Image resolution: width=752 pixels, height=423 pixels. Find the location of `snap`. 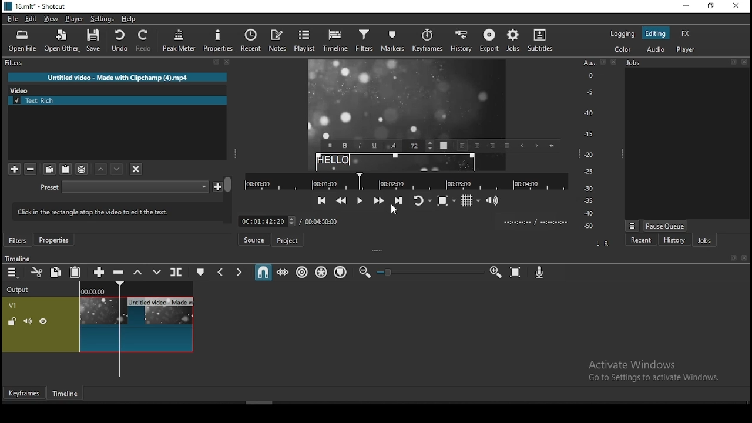

snap is located at coordinates (263, 271).